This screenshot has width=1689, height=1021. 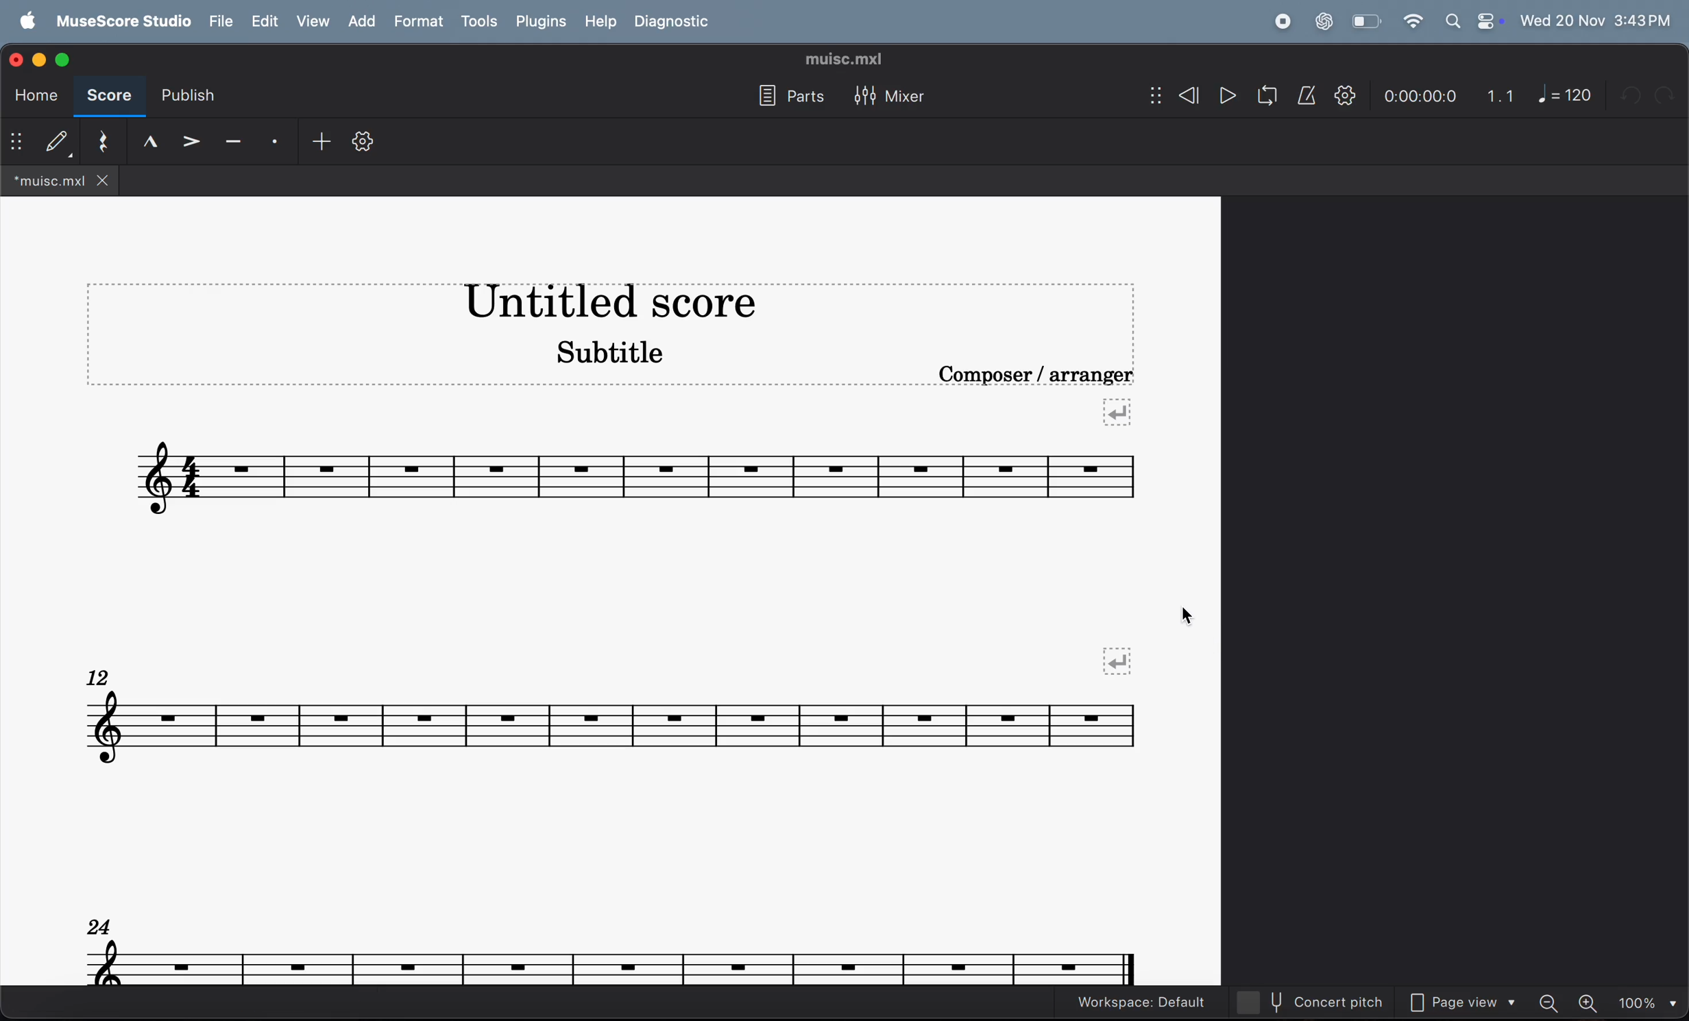 What do you see at coordinates (1221, 94) in the screenshot?
I see `play` at bounding box center [1221, 94].